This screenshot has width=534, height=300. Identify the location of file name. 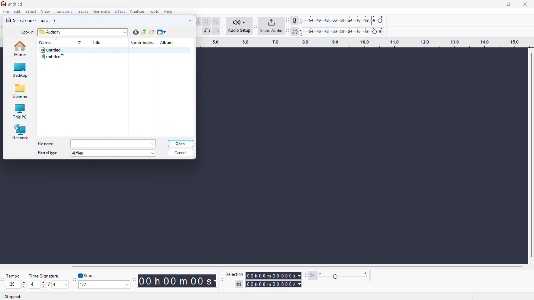
(47, 144).